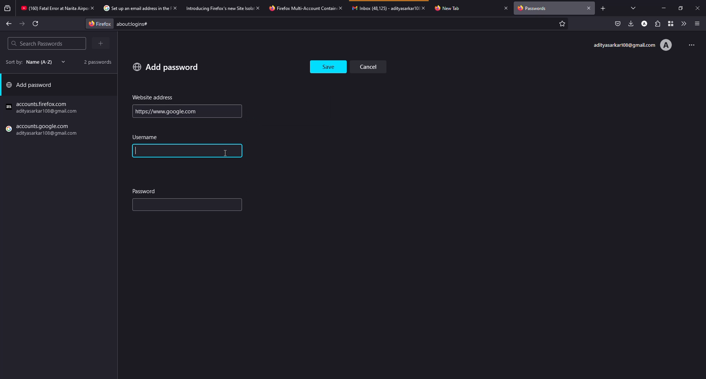 This screenshot has width=706, height=379. I want to click on close, so click(698, 8).